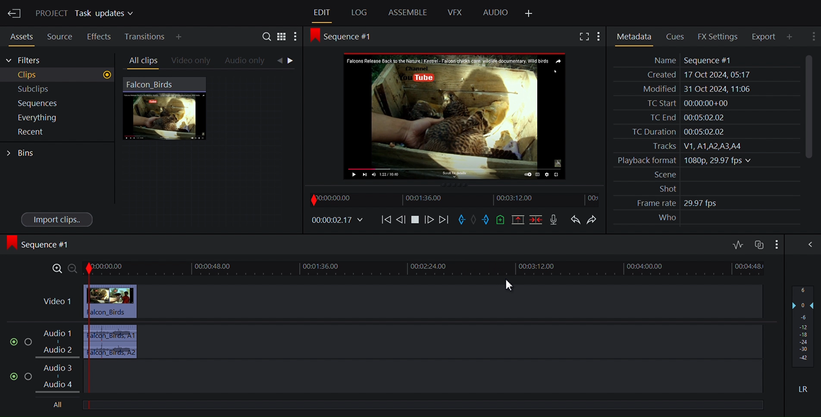 This screenshot has width=821, height=417. I want to click on Edit, so click(320, 12).